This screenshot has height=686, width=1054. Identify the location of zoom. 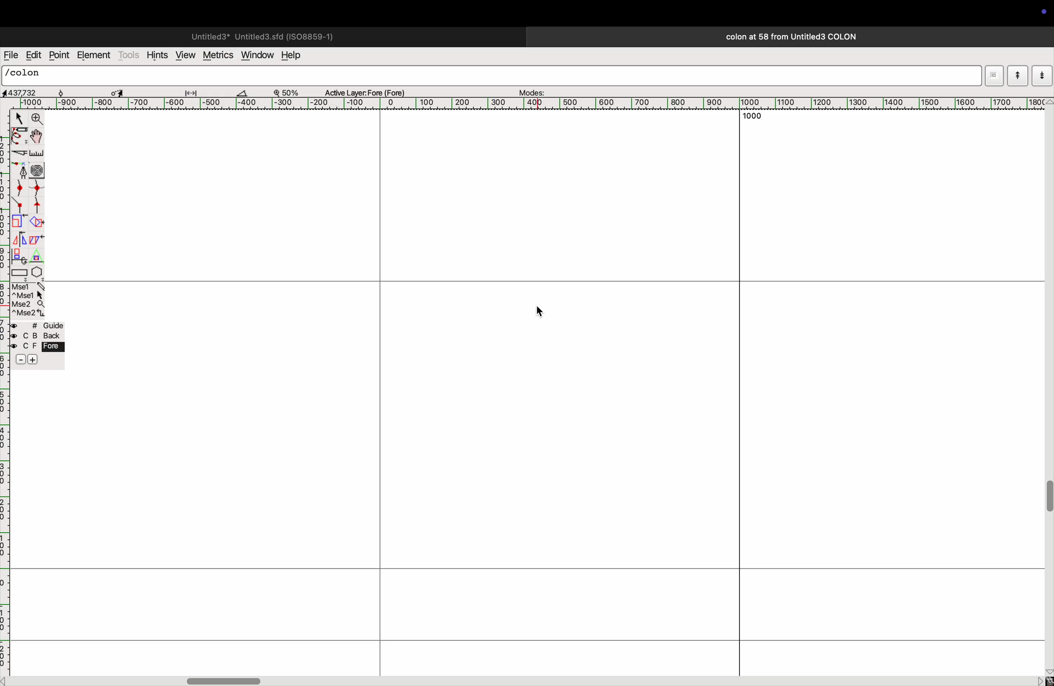
(38, 119).